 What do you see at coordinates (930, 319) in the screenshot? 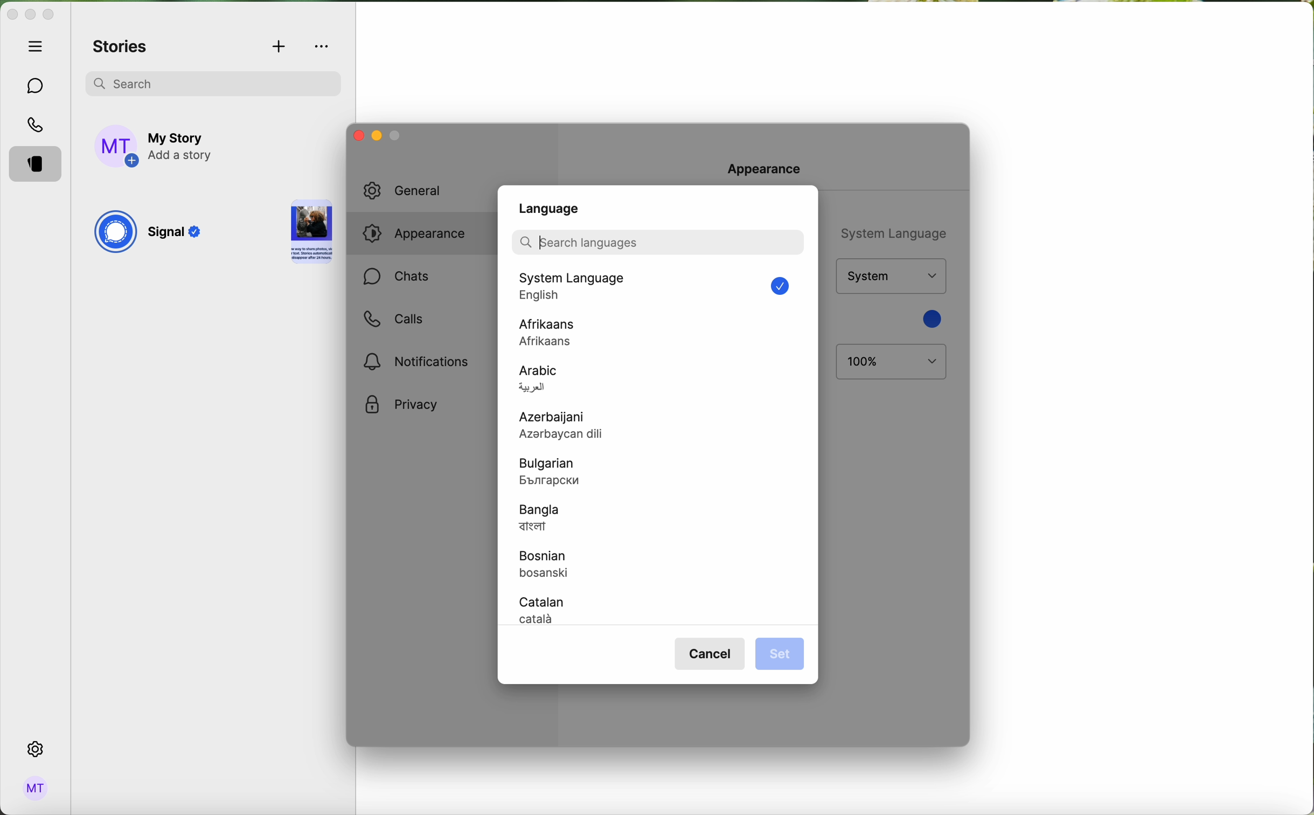
I see `blue` at bounding box center [930, 319].